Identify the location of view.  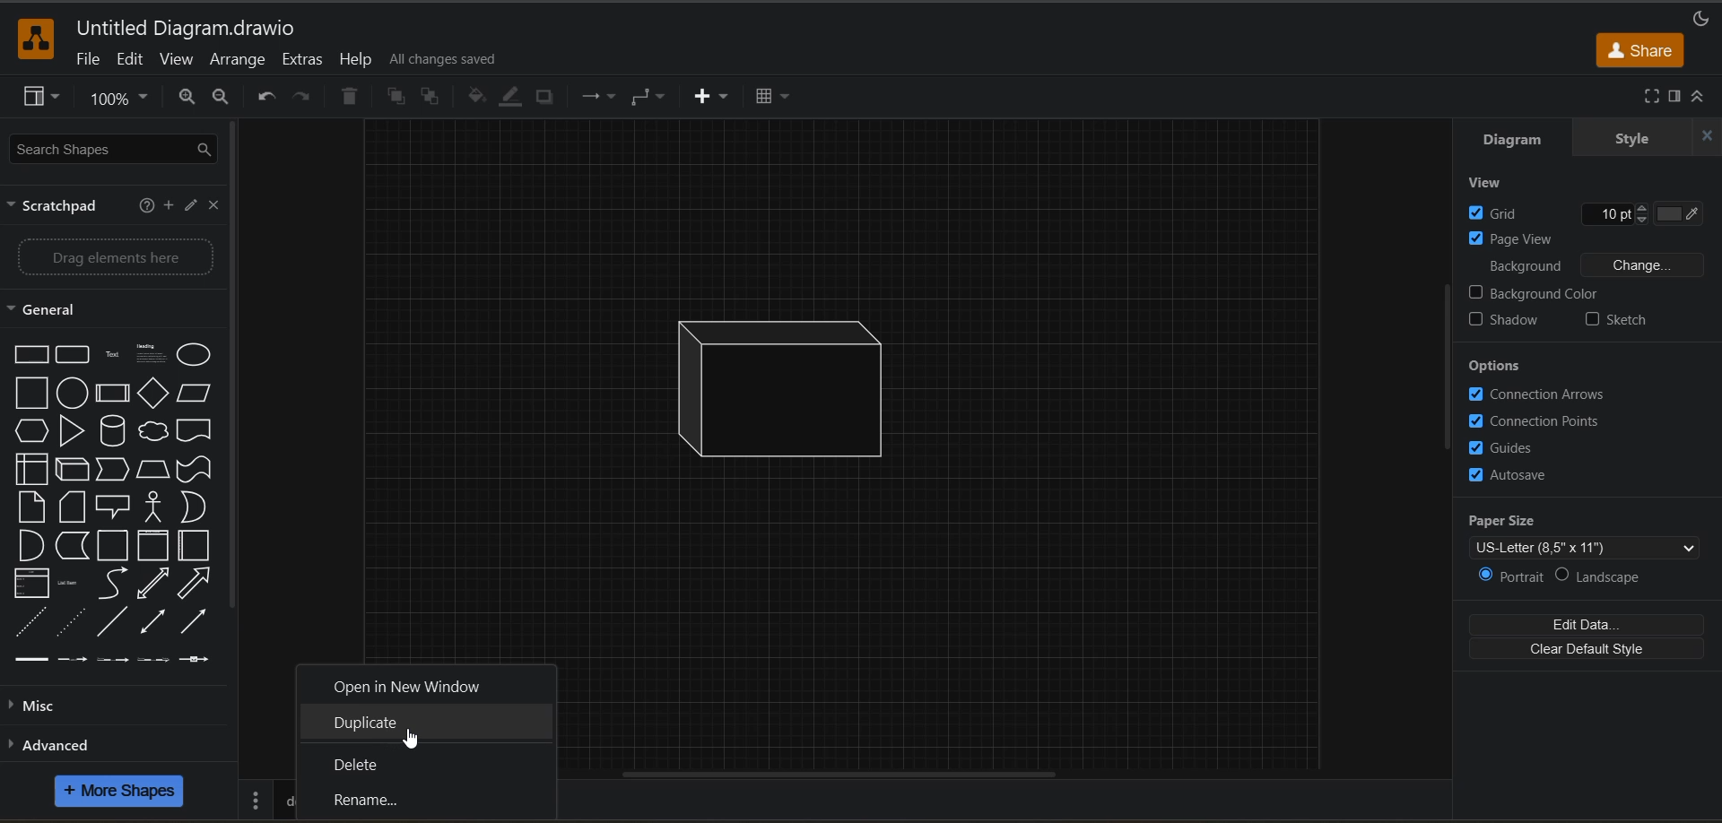
(175, 59).